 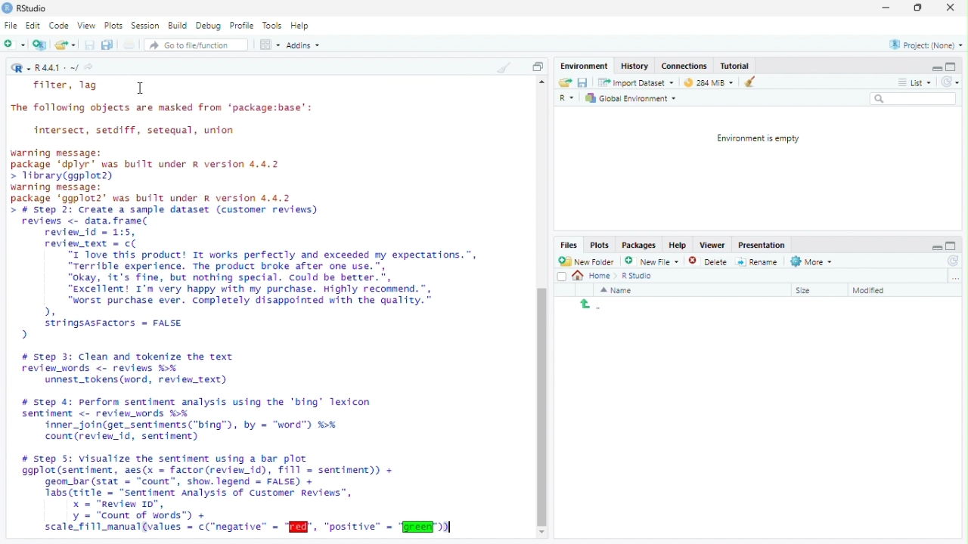 What do you see at coordinates (952, 246) in the screenshot?
I see `Maximize` at bounding box center [952, 246].